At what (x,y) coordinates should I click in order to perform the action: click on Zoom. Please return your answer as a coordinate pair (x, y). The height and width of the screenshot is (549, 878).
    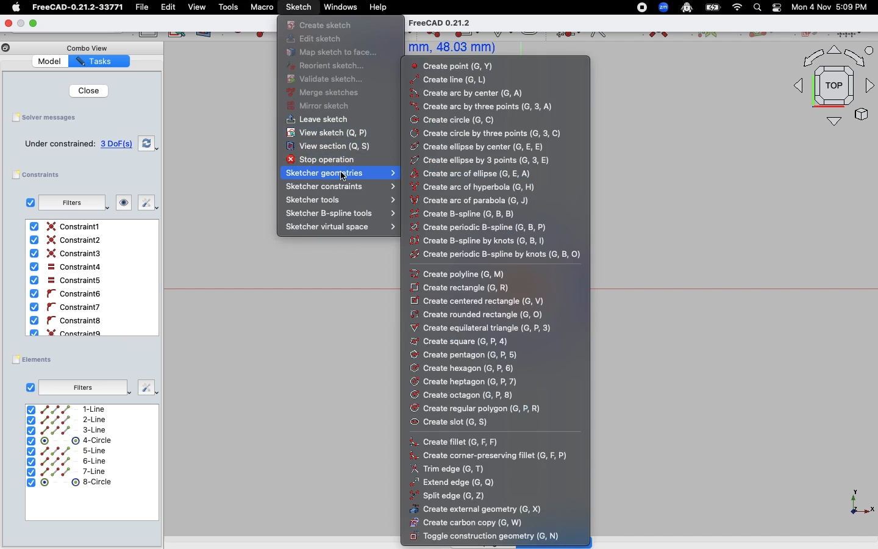
    Looking at the image, I should click on (664, 7).